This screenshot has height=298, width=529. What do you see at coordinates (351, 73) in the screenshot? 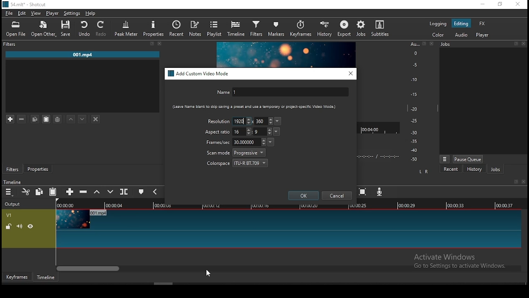
I see `close window` at bounding box center [351, 73].